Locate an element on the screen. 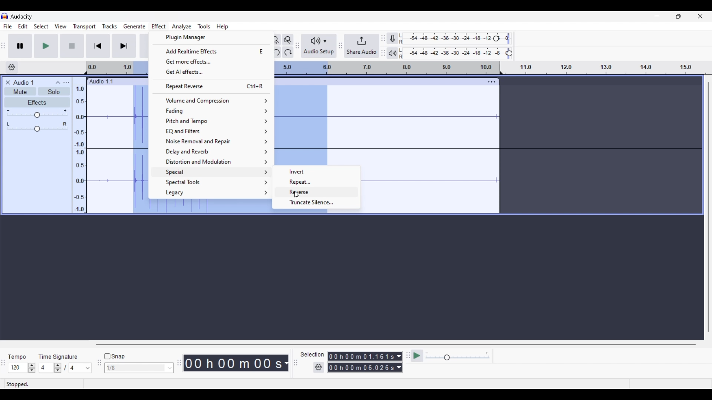 The image size is (712, 400). Gain is located at coordinates (37, 115).